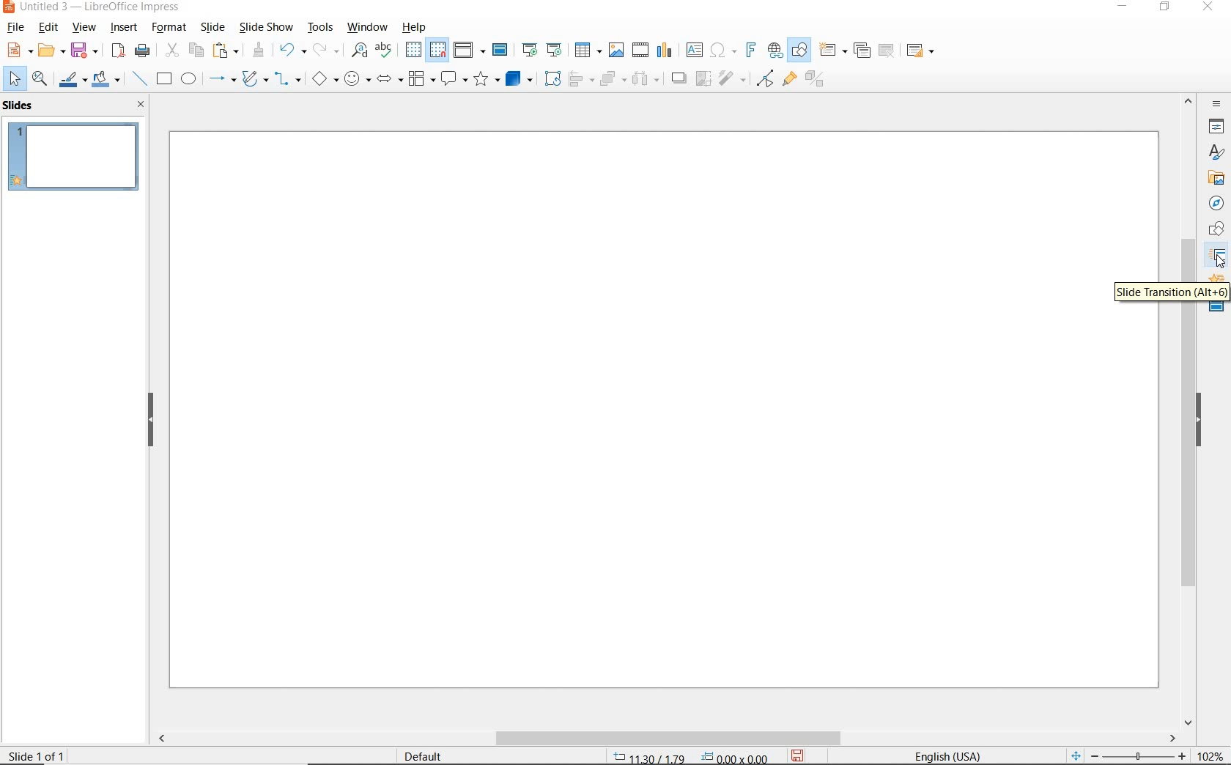  What do you see at coordinates (413, 50) in the screenshot?
I see `DISPLAY GRID` at bounding box center [413, 50].